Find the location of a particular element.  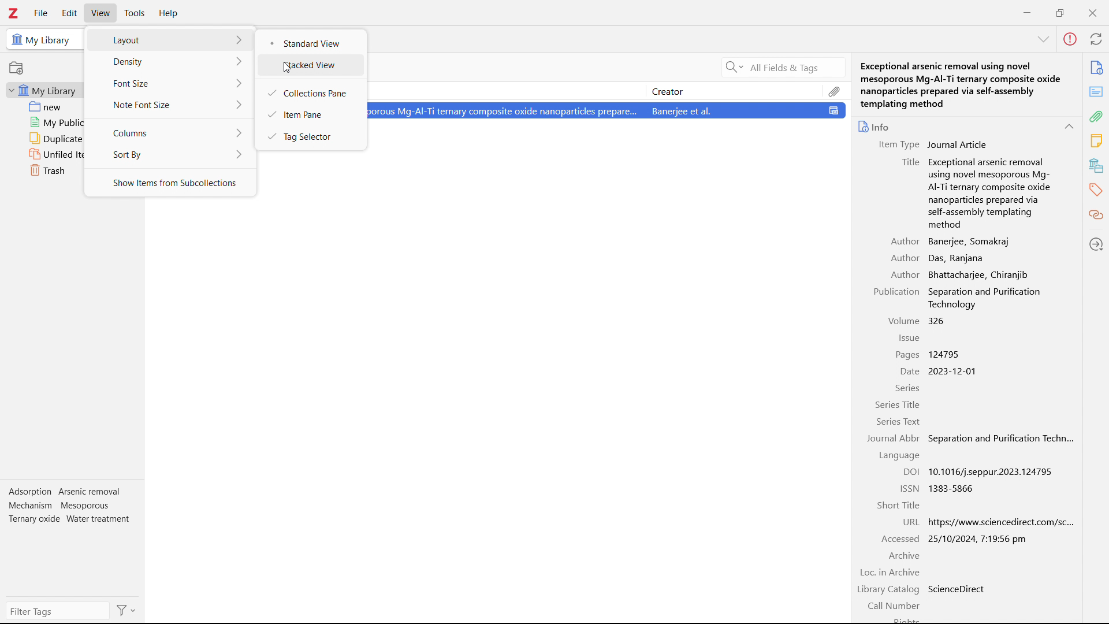

columns is located at coordinates (169, 132).